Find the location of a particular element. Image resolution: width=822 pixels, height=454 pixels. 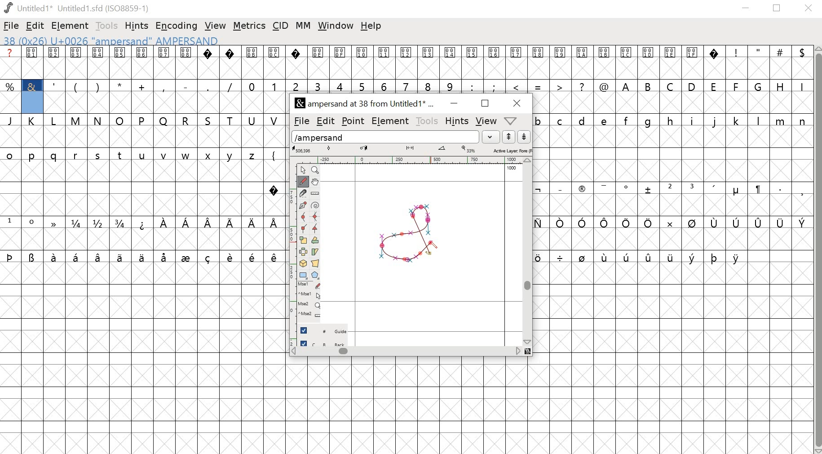

symbol is located at coordinates (668, 222).